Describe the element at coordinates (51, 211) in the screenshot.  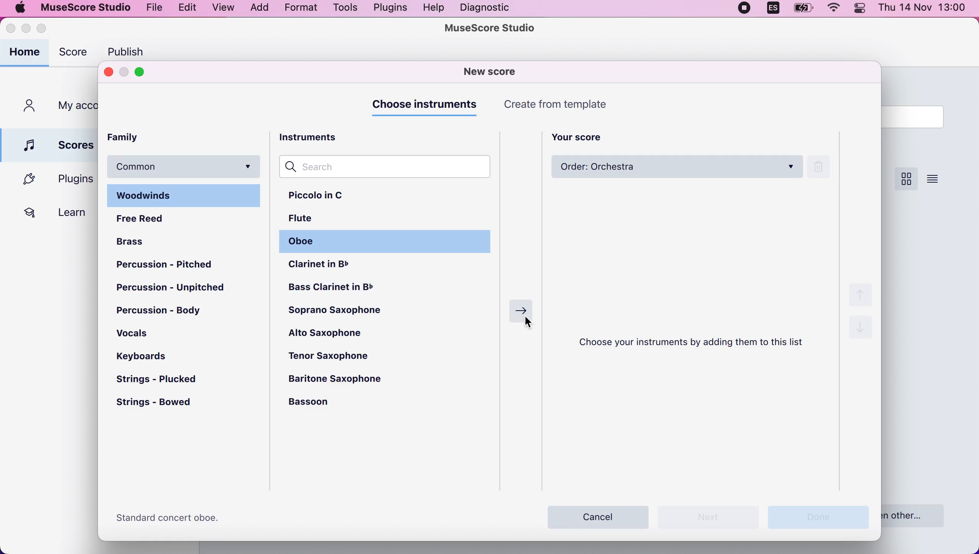
I see `learn` at that location.